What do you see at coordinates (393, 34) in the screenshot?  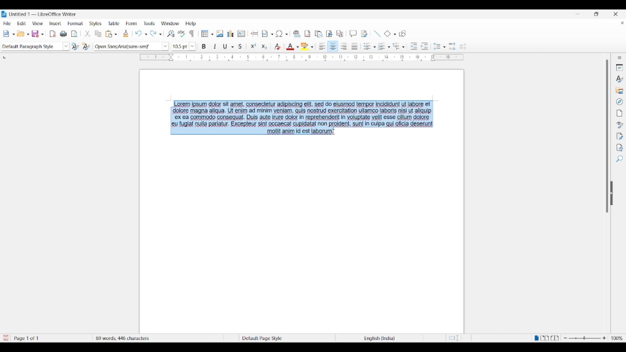 I see `Basic shape options` at bounding box center [393, 34].